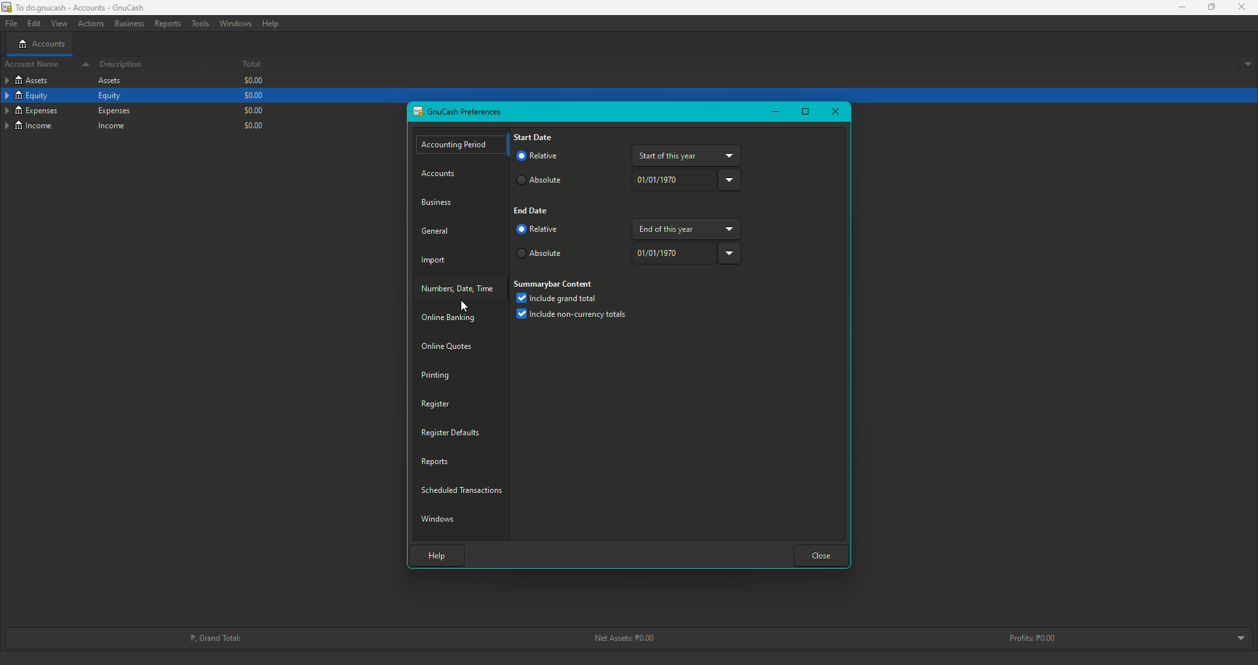 The height and width of the screenshot is (665, 1258). I want to click on View, so click(58, 24).